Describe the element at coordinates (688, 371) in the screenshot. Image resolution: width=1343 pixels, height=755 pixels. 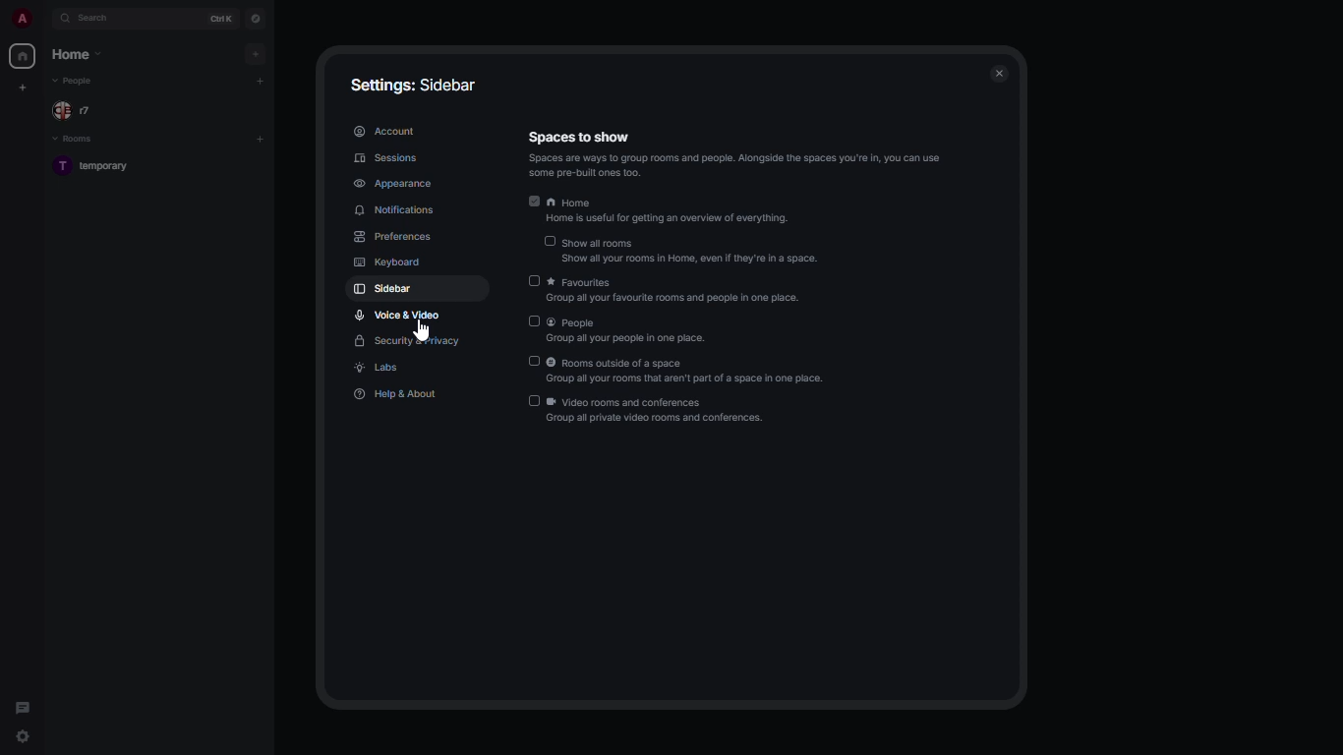
I see `rooms outside of a space` at that location.